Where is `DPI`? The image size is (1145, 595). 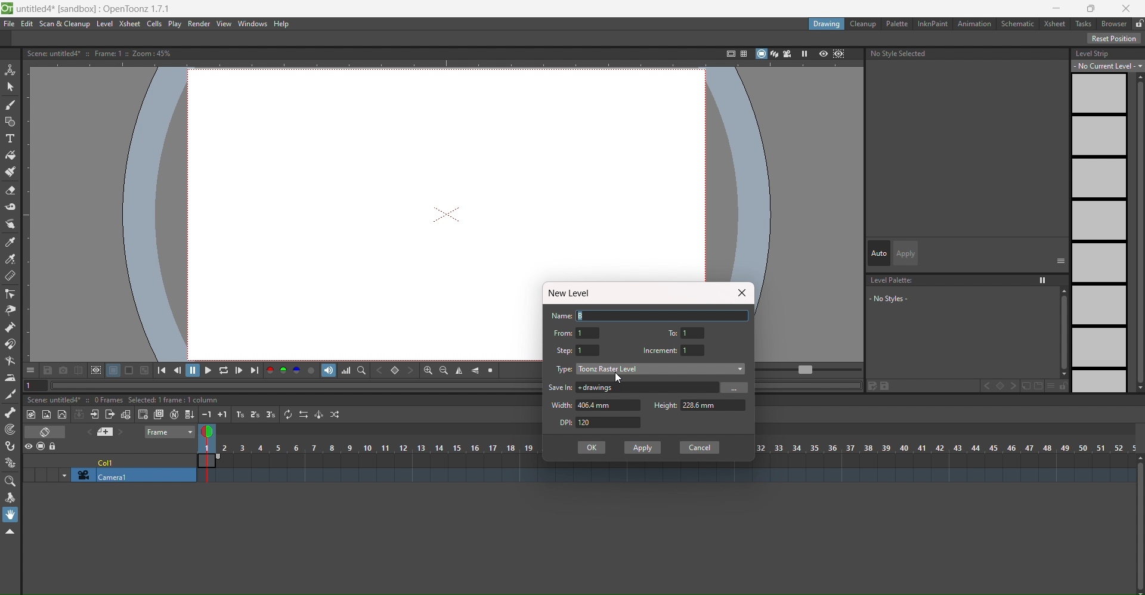
DPI is located at coordinates (561, 423).